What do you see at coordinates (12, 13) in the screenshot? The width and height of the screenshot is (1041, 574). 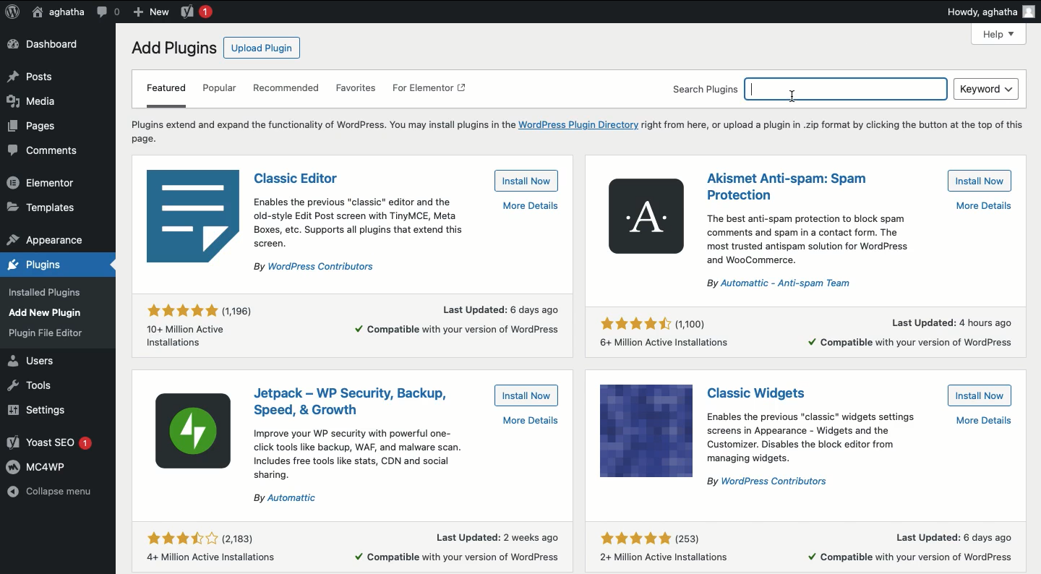 I see `Logo` at bounding box center [12, 13].